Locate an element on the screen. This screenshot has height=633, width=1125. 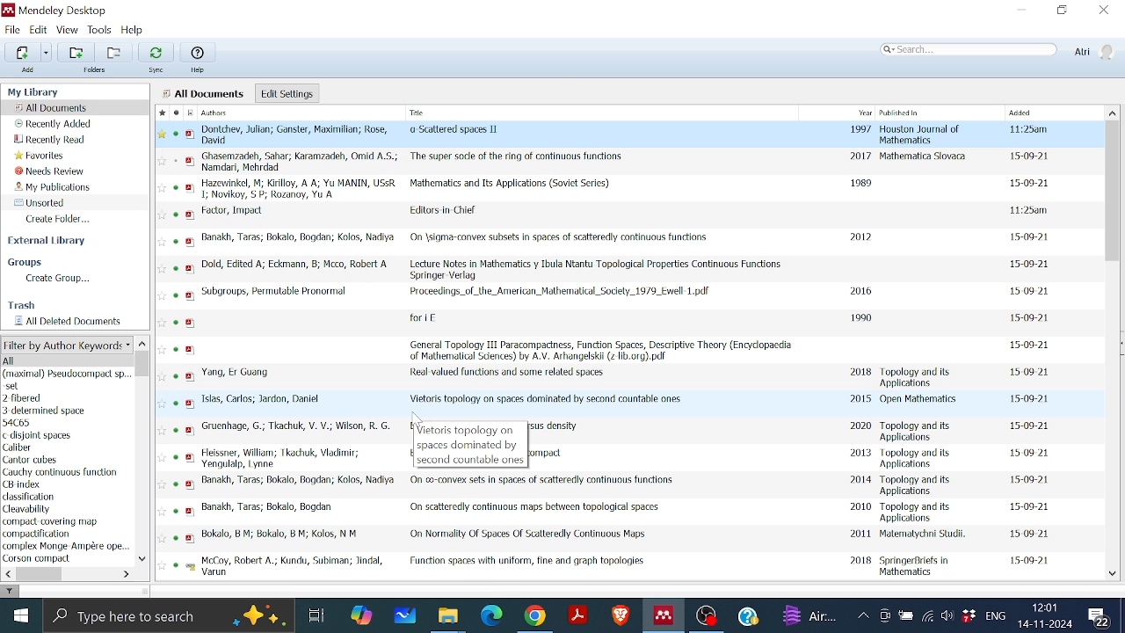
Vertical scrollbar for filter by author keyword is located at coordinates (143, 365).